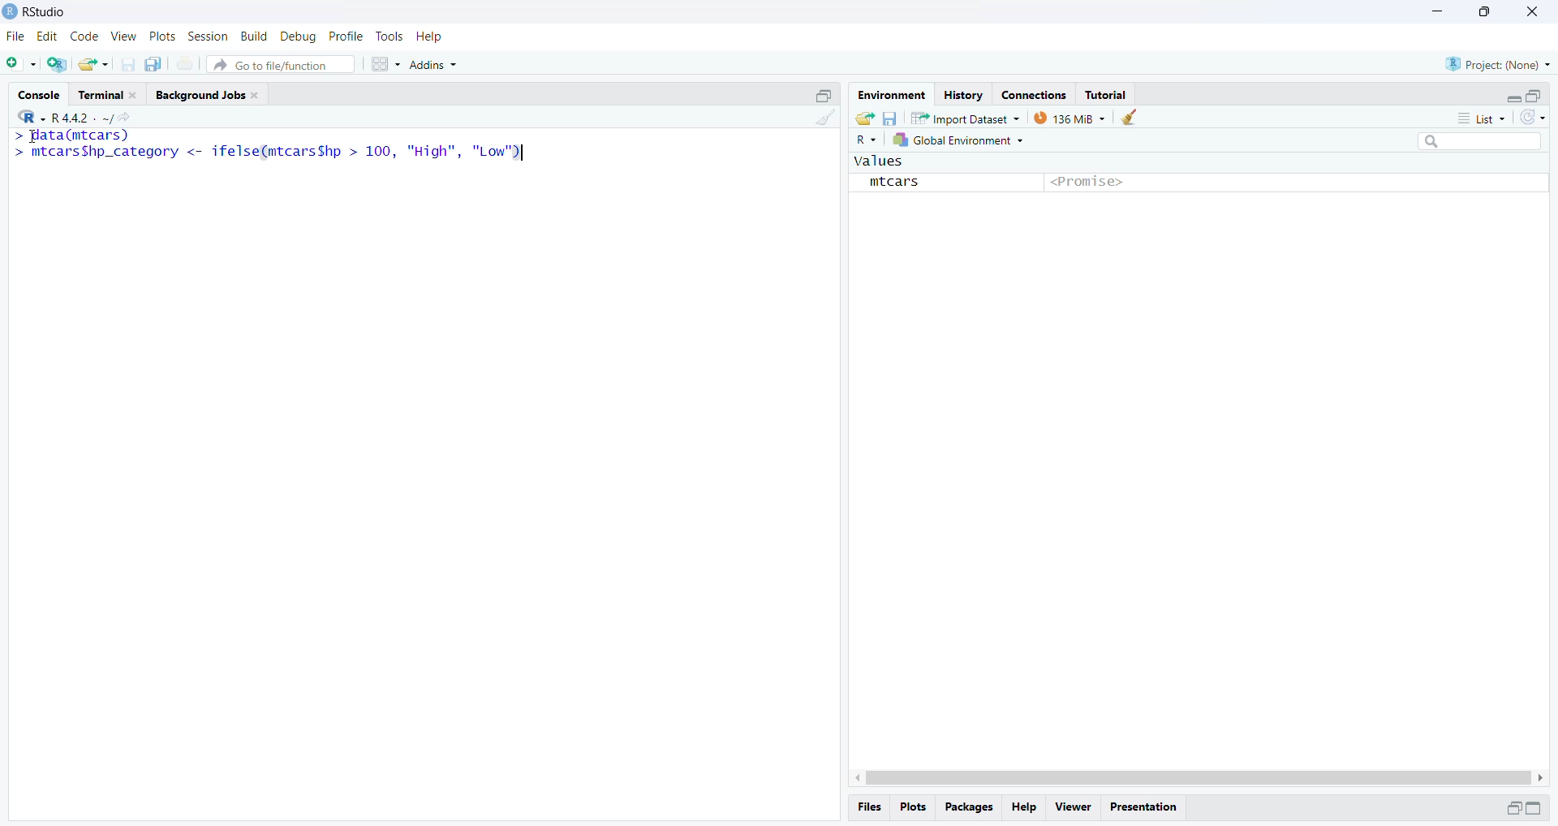 The width and height of the screenshot is (1558, 826). Describe the element at coordinates (76, 116) in the screenshot. I see `R.4.4.2~/` at that location.